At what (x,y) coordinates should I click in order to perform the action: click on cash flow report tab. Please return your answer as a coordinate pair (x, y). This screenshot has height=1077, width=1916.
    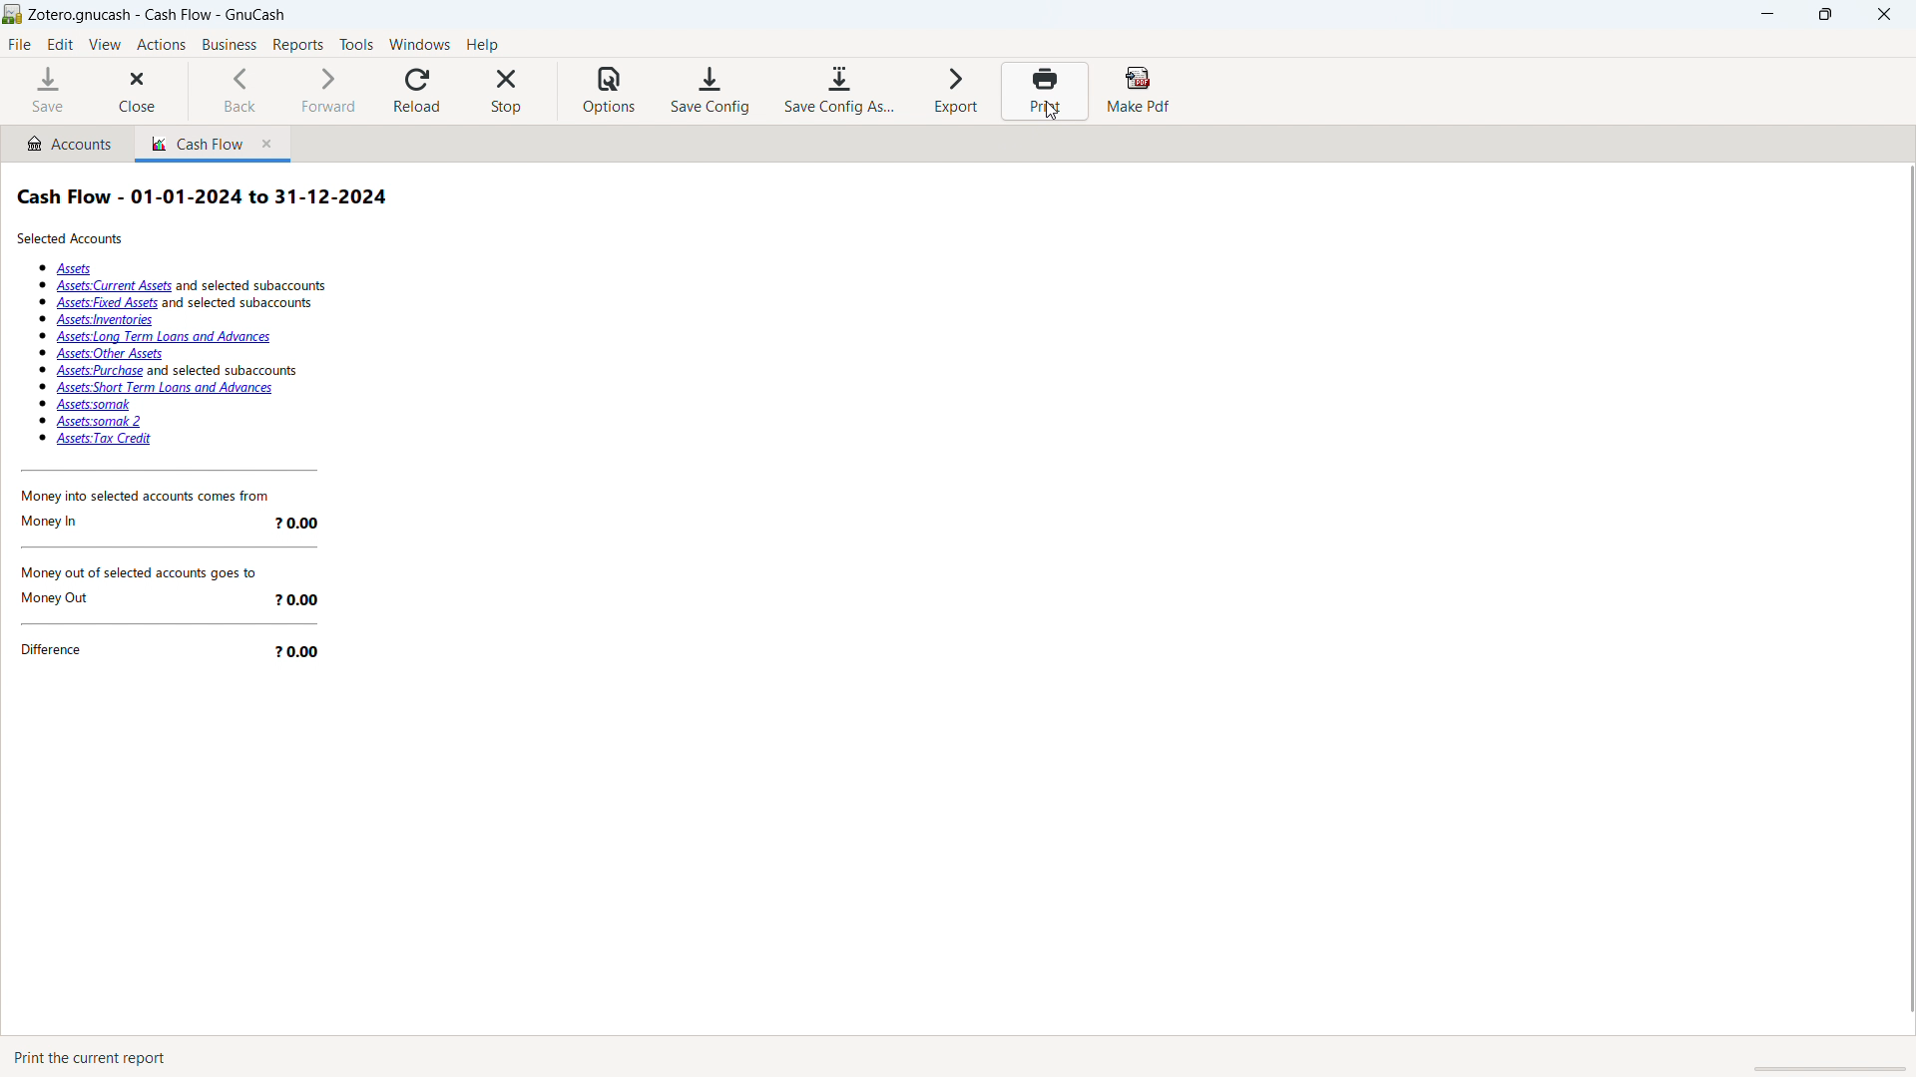
    Looking at the image, I should click on (193, 144).